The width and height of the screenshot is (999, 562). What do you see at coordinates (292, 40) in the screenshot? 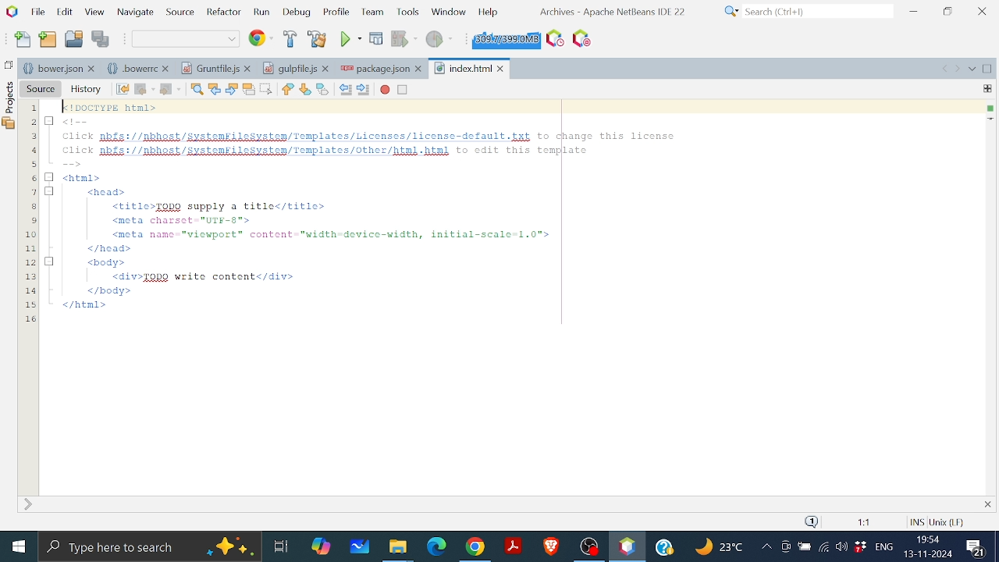
I see `Build project` at bounding box center [292, 40].